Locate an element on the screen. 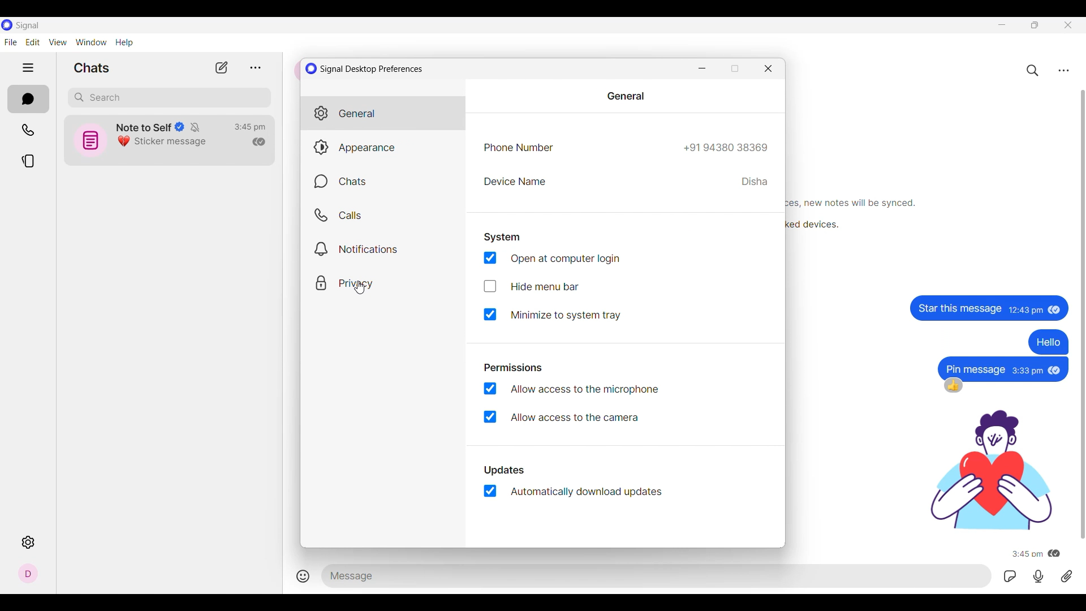 This screenshot has height=611, width=1086. Window title is located at coordinates (364, 68).